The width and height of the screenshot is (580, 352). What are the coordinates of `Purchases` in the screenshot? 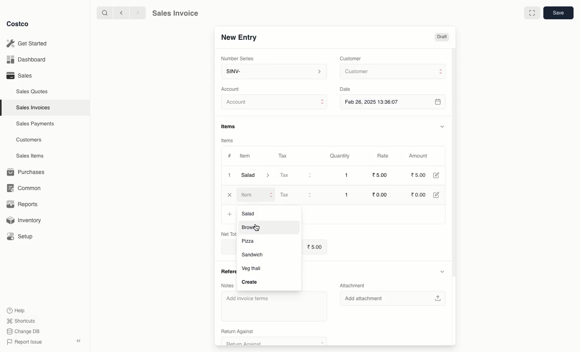 It's located at (28, 172).